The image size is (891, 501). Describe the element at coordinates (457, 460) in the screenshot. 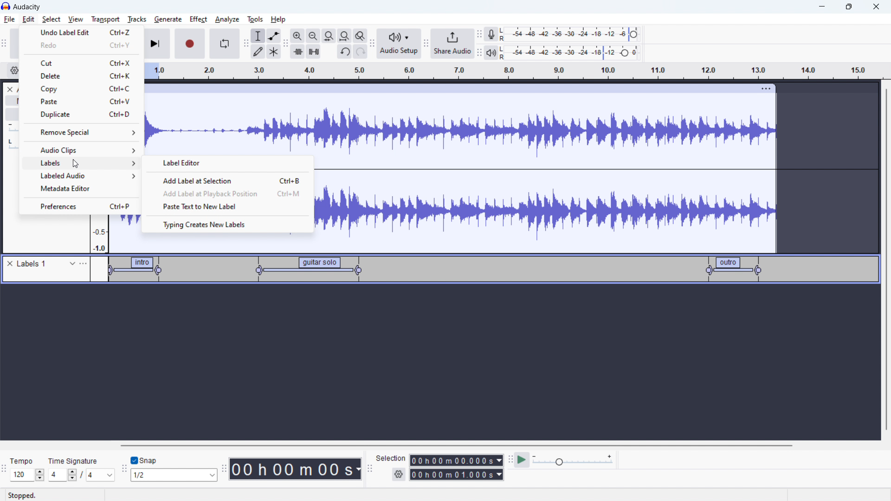

I see `selection start time` at that location.